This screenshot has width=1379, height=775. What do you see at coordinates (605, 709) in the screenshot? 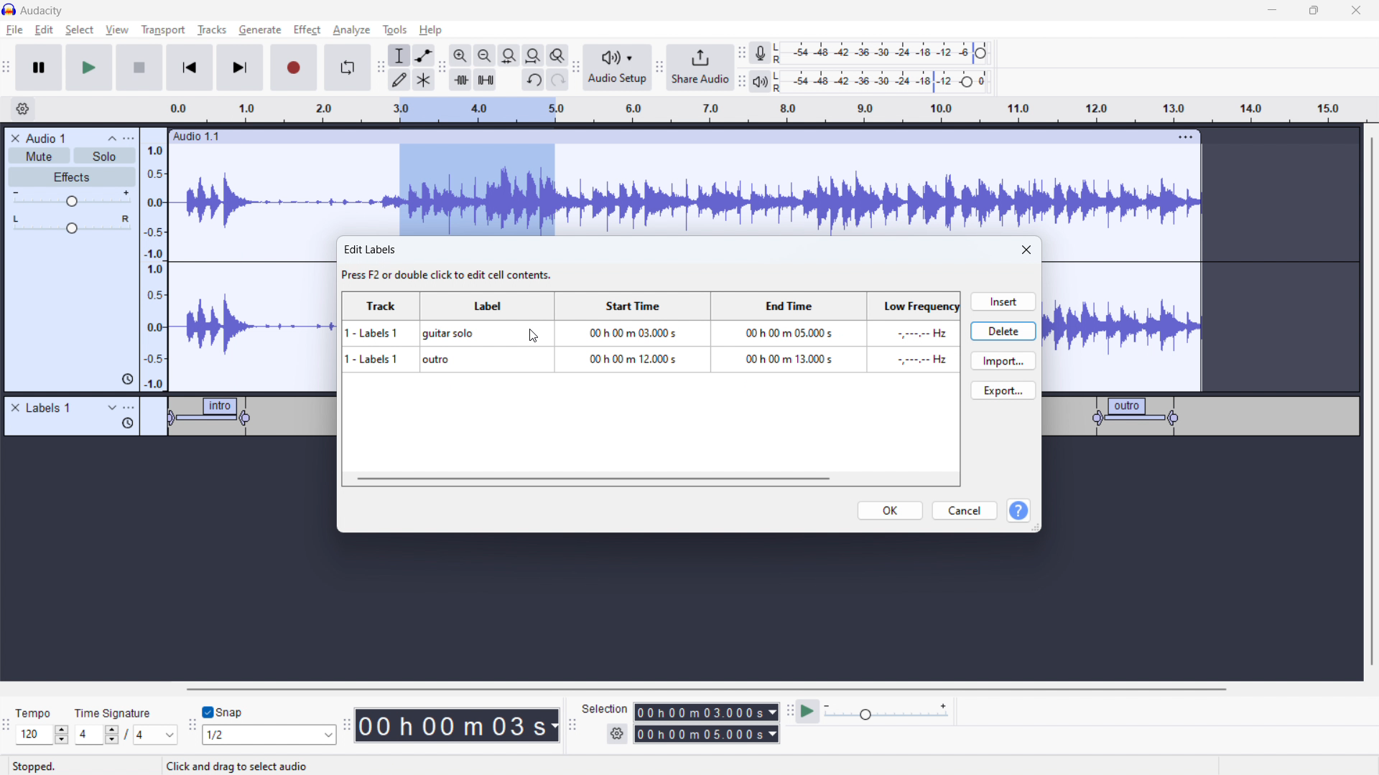
I see `selection` at bounding box center [605, 709].